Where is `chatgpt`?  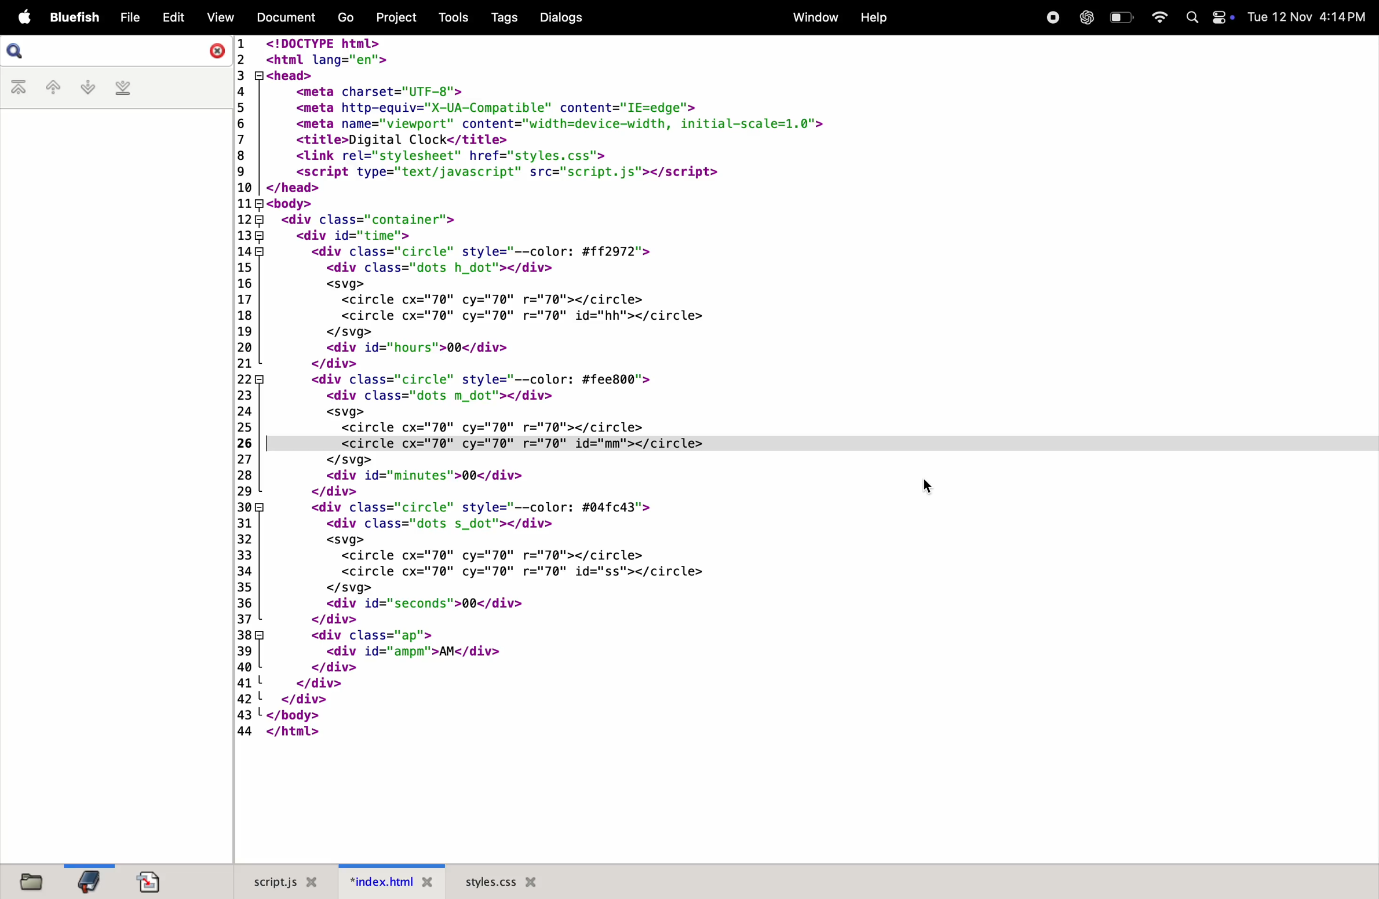
chatgpt is located at coordinates (1086, 17).